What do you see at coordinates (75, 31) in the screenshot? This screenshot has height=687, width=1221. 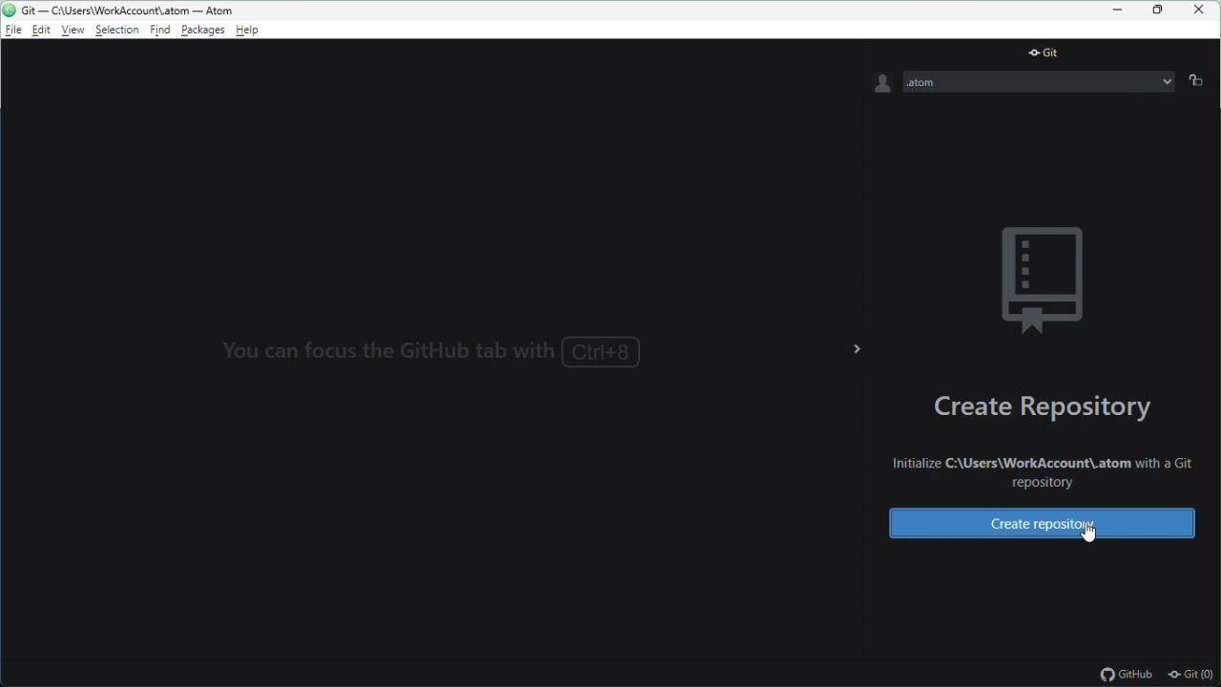 I see `view` at bounding box center [75, 31].